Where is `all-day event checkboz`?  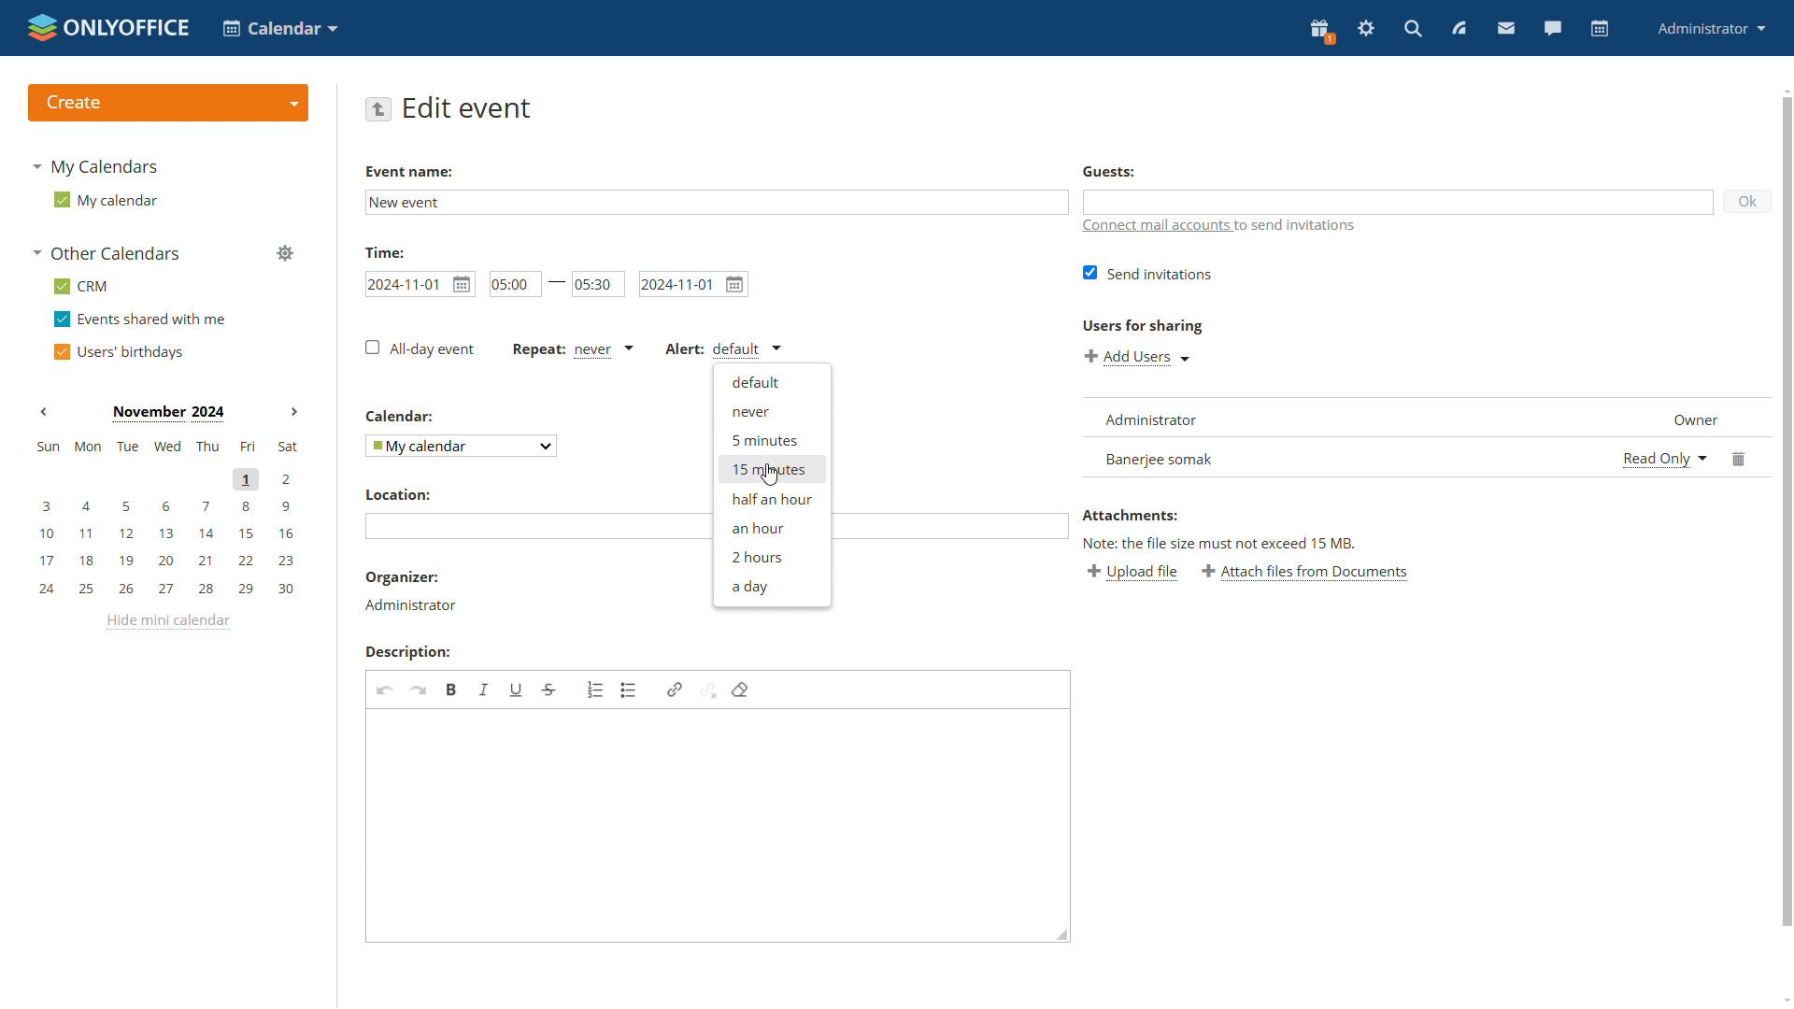
all-day event checkboz is located at coordinates (420, 348).